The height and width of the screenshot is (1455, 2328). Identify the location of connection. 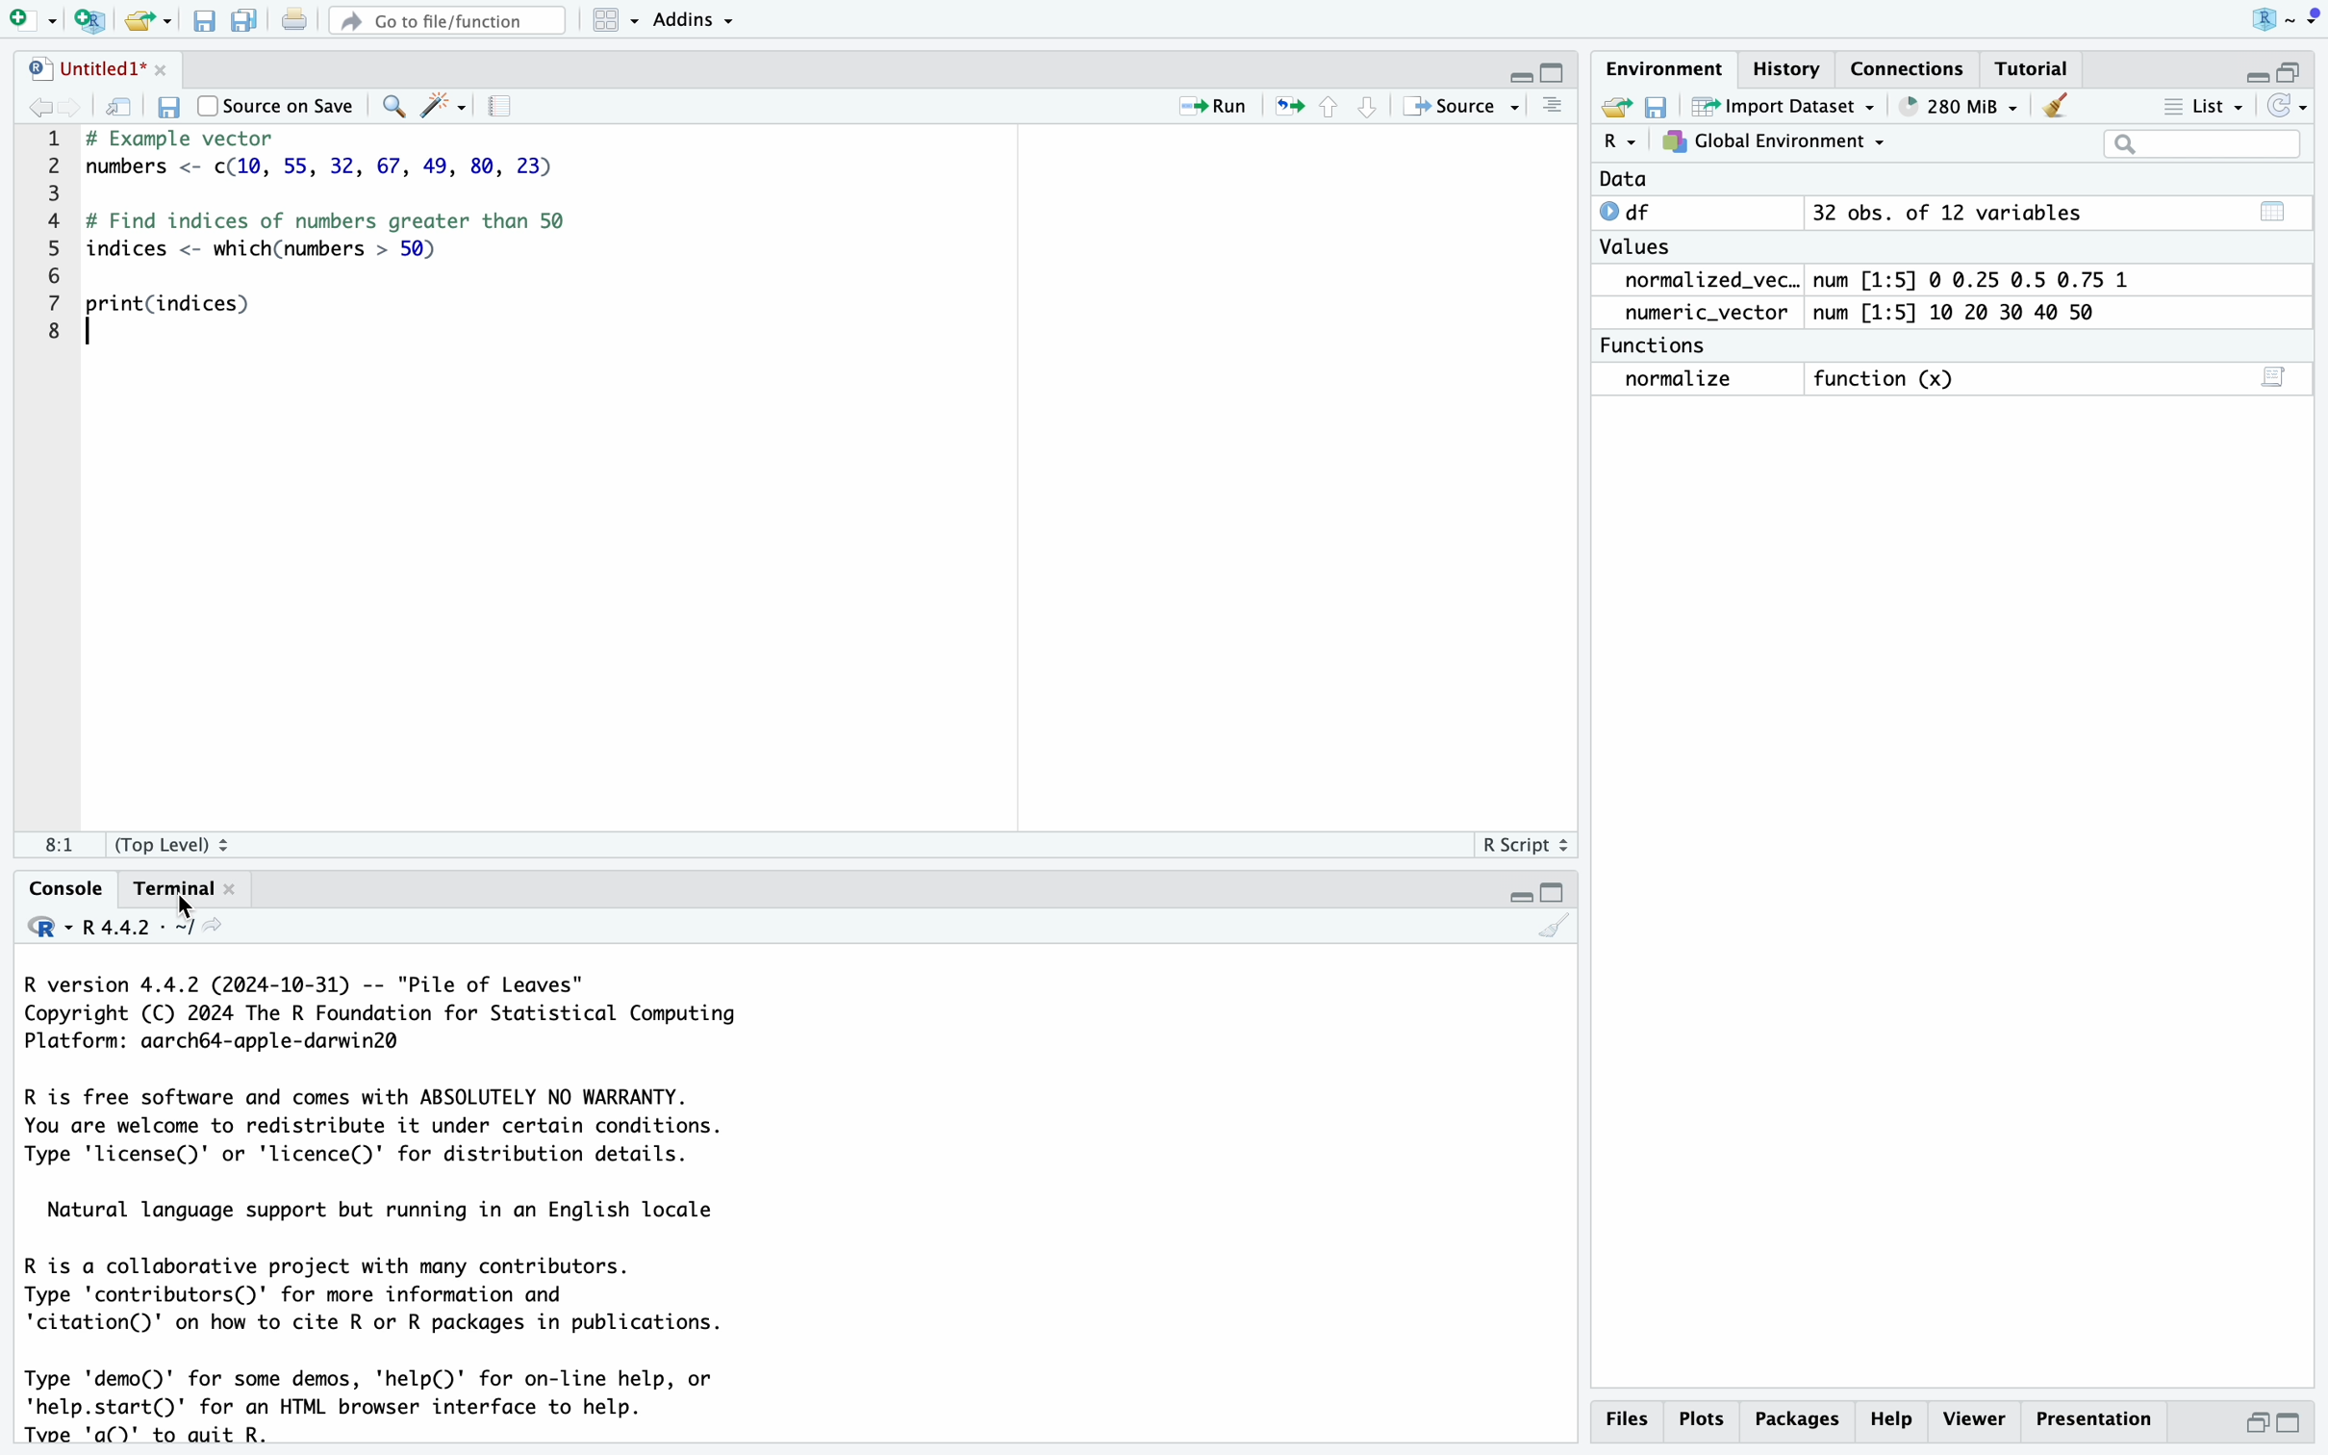
(1915, 68).